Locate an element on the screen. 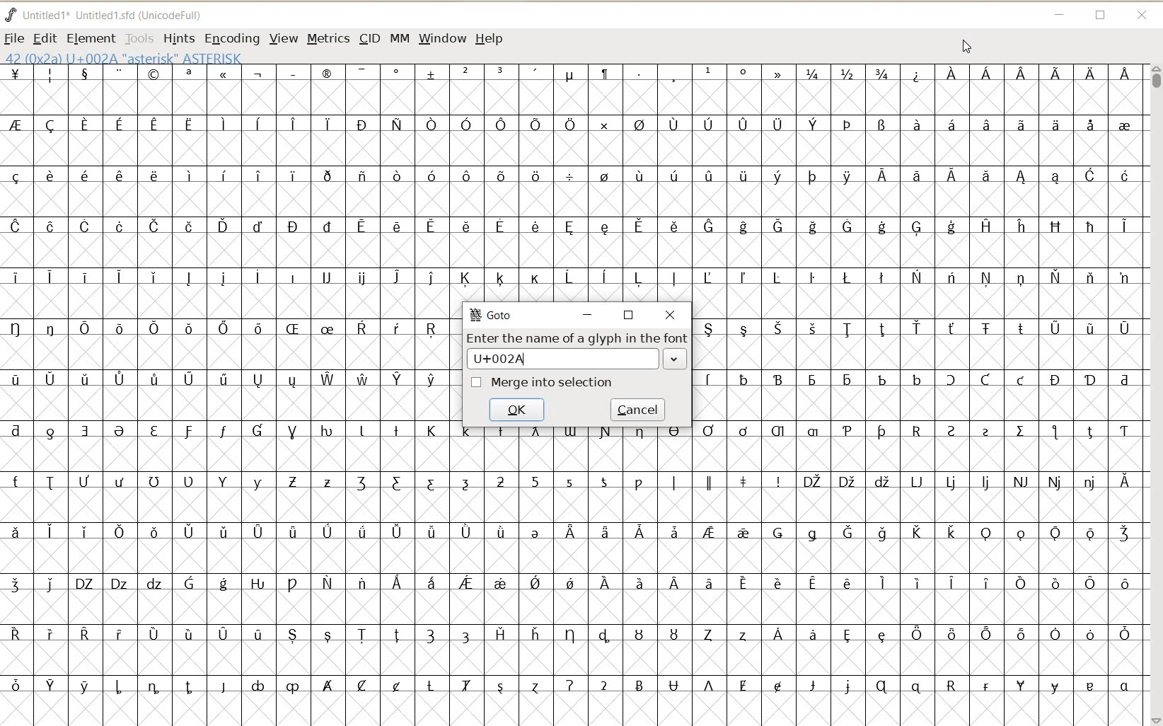 The image size is (1163, 726). CURSOR is located at coordinates (966, 47).